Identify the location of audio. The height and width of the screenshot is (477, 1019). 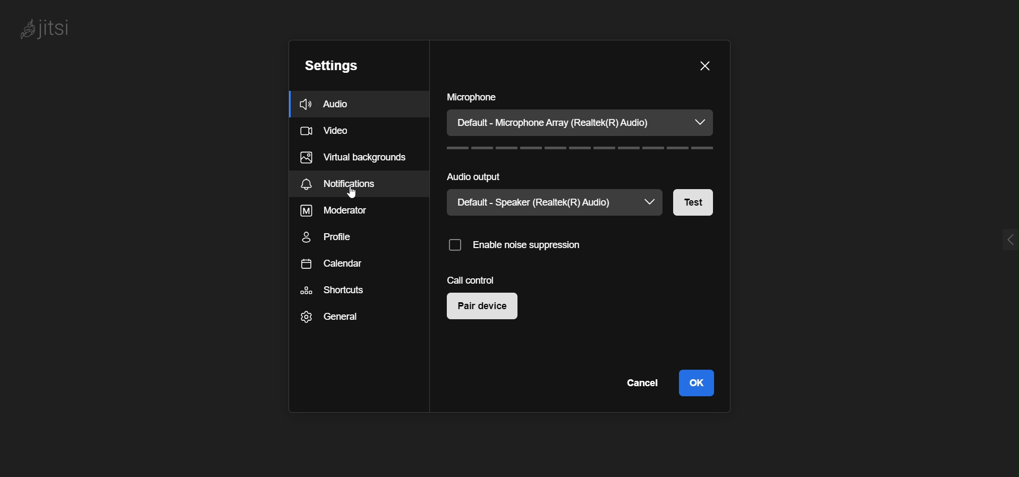
(337, 102).